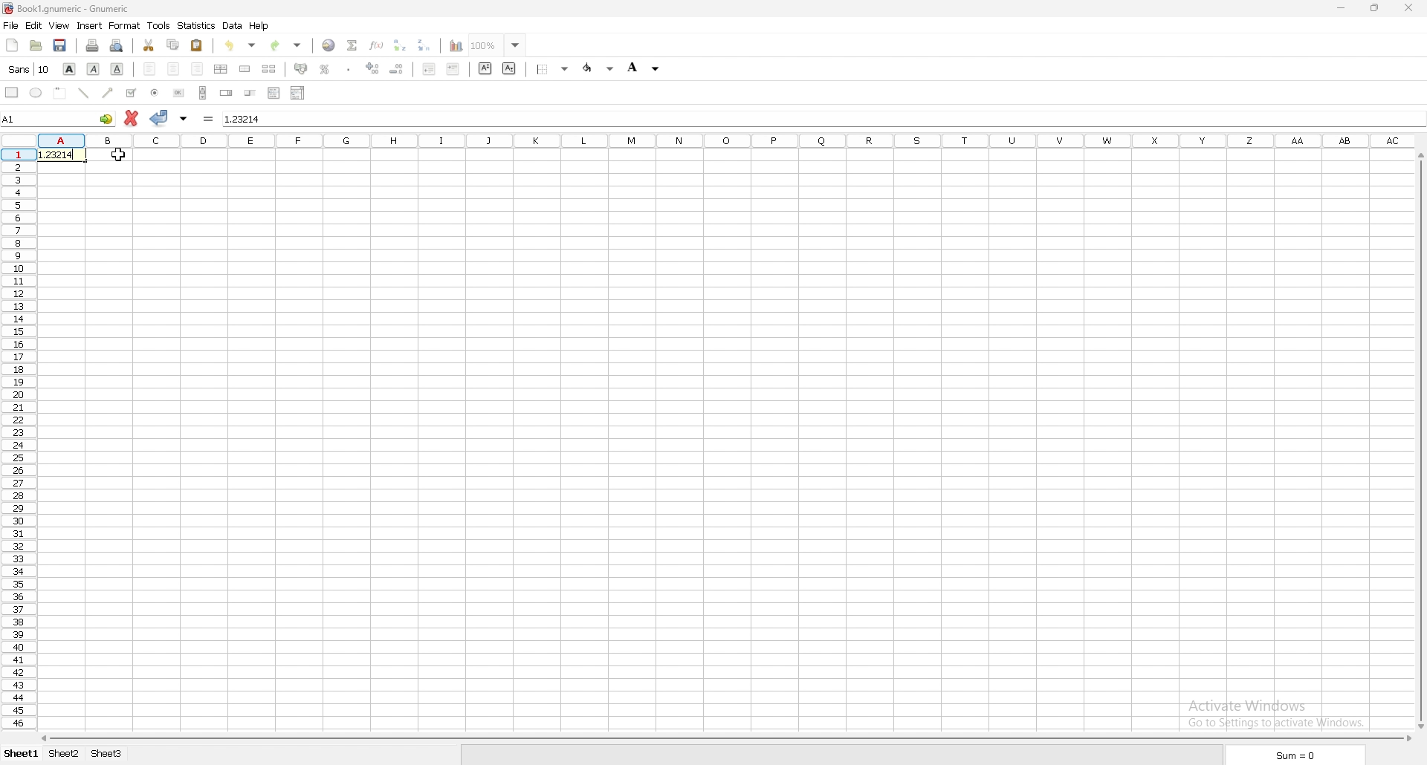 The width and height of the screenshot is (1427, 765). What do you see at coordinates (725, 738) in the screenshot?
I see `scroll bar` at bounding box center [725, 738].